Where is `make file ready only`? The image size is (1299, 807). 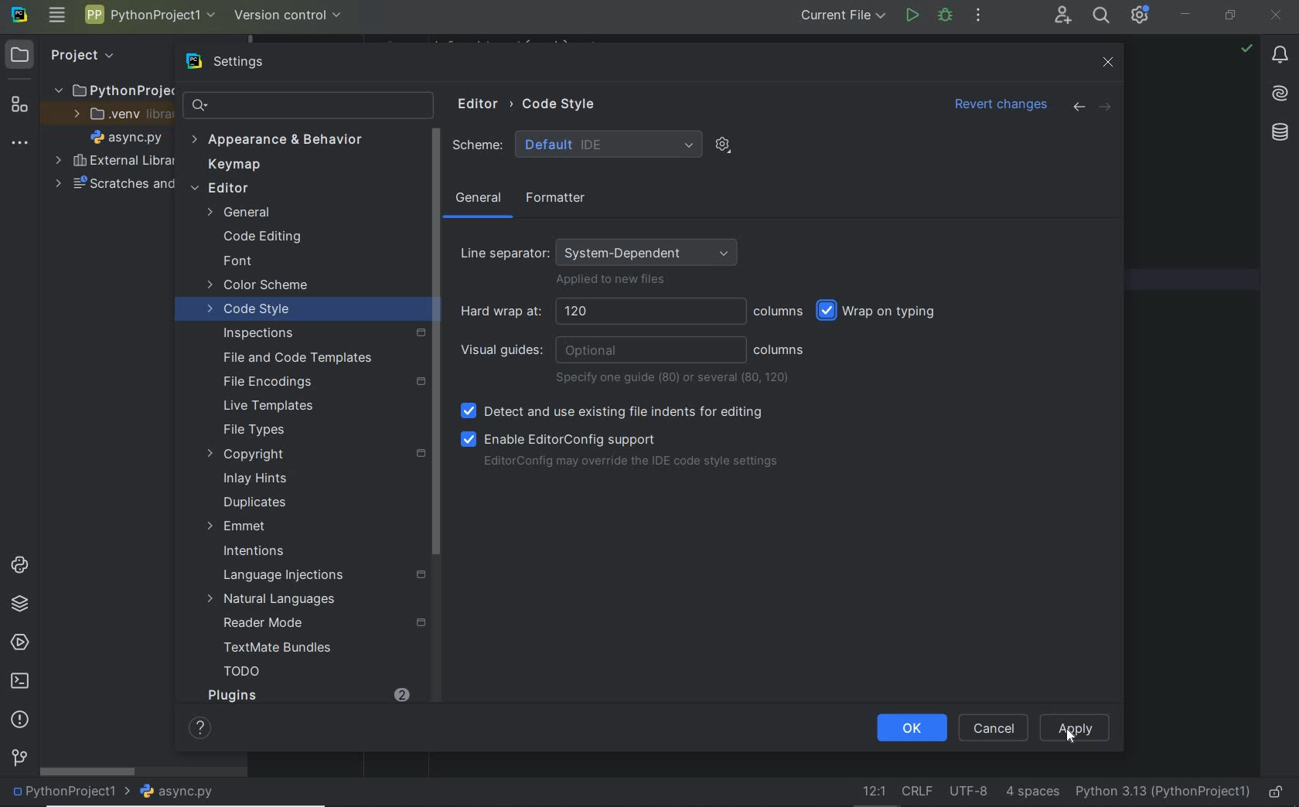 make file ready only is located at coordinates (1278, 792).